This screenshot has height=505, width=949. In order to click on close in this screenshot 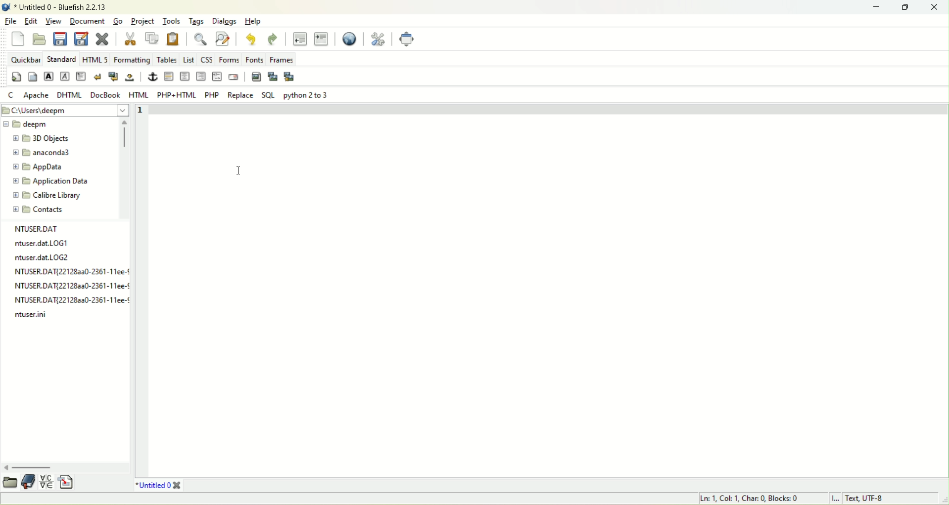, I will do `click(101, 38)`.